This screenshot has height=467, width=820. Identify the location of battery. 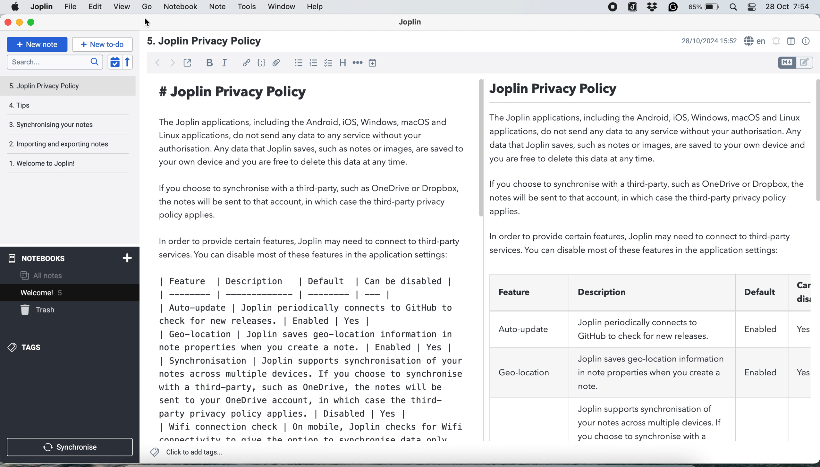
(705, 8).